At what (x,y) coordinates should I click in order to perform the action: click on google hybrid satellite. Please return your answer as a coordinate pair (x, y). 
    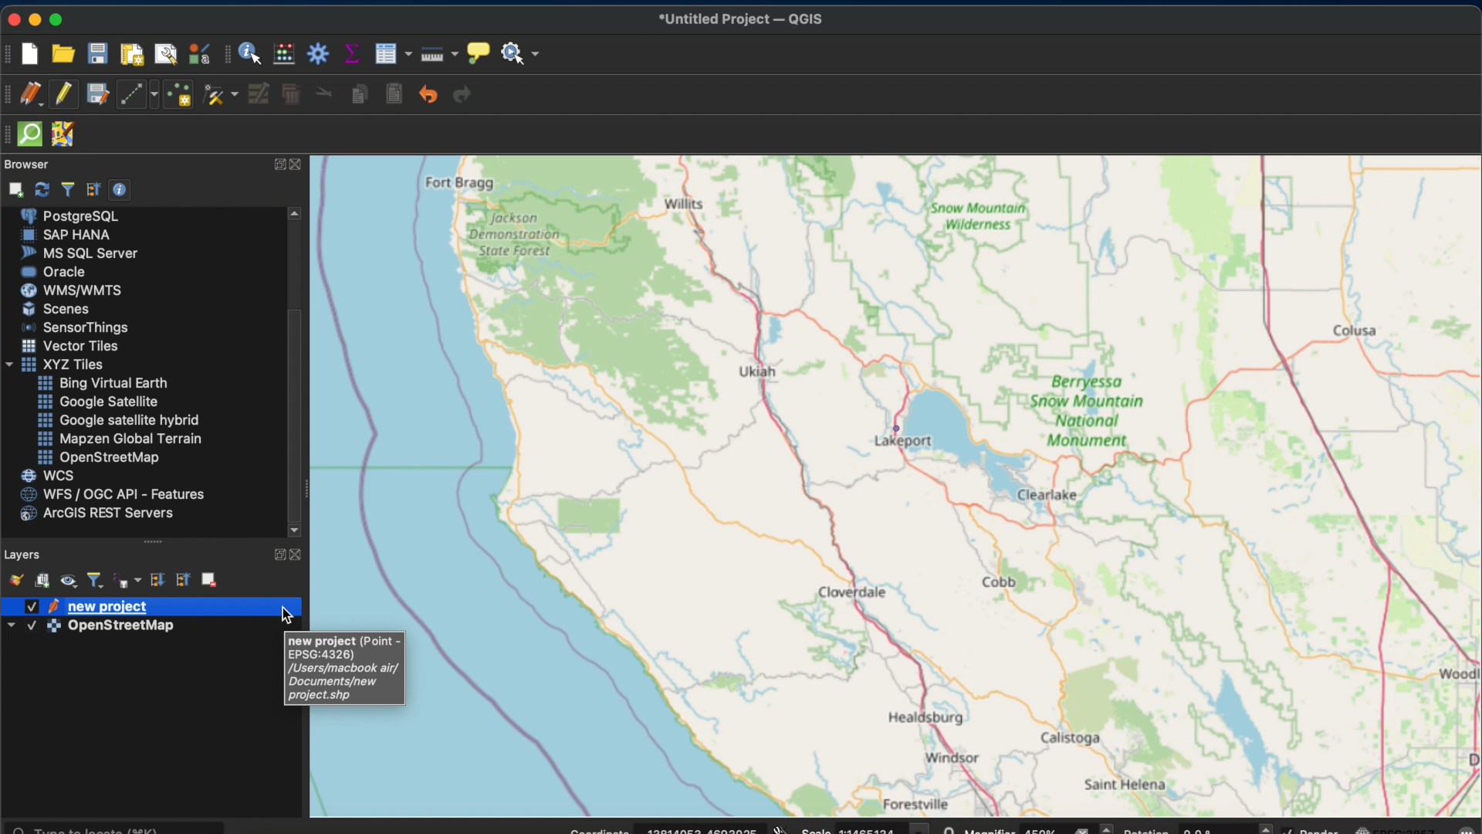
    Looking at the image, I should click on (120, 419).